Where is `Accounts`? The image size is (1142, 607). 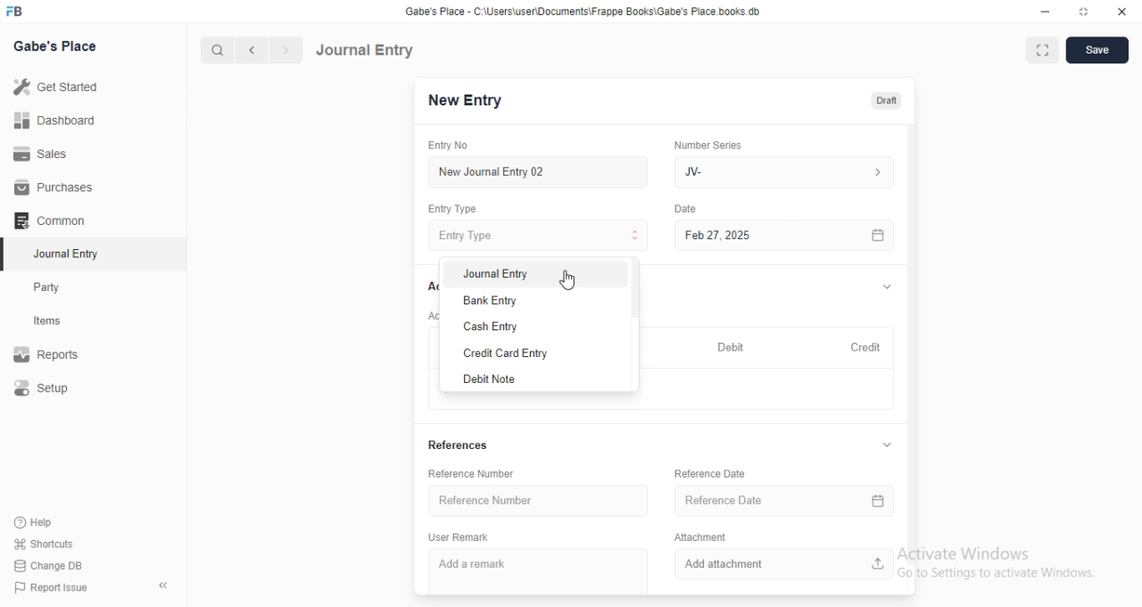
Accounts is located at coordinates (434, 287).